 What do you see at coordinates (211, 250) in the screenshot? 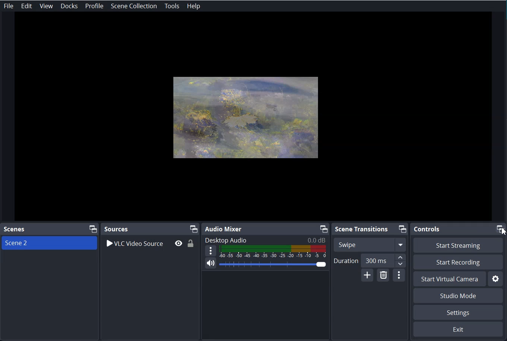
I see `More` at bounding box center [211, 250].